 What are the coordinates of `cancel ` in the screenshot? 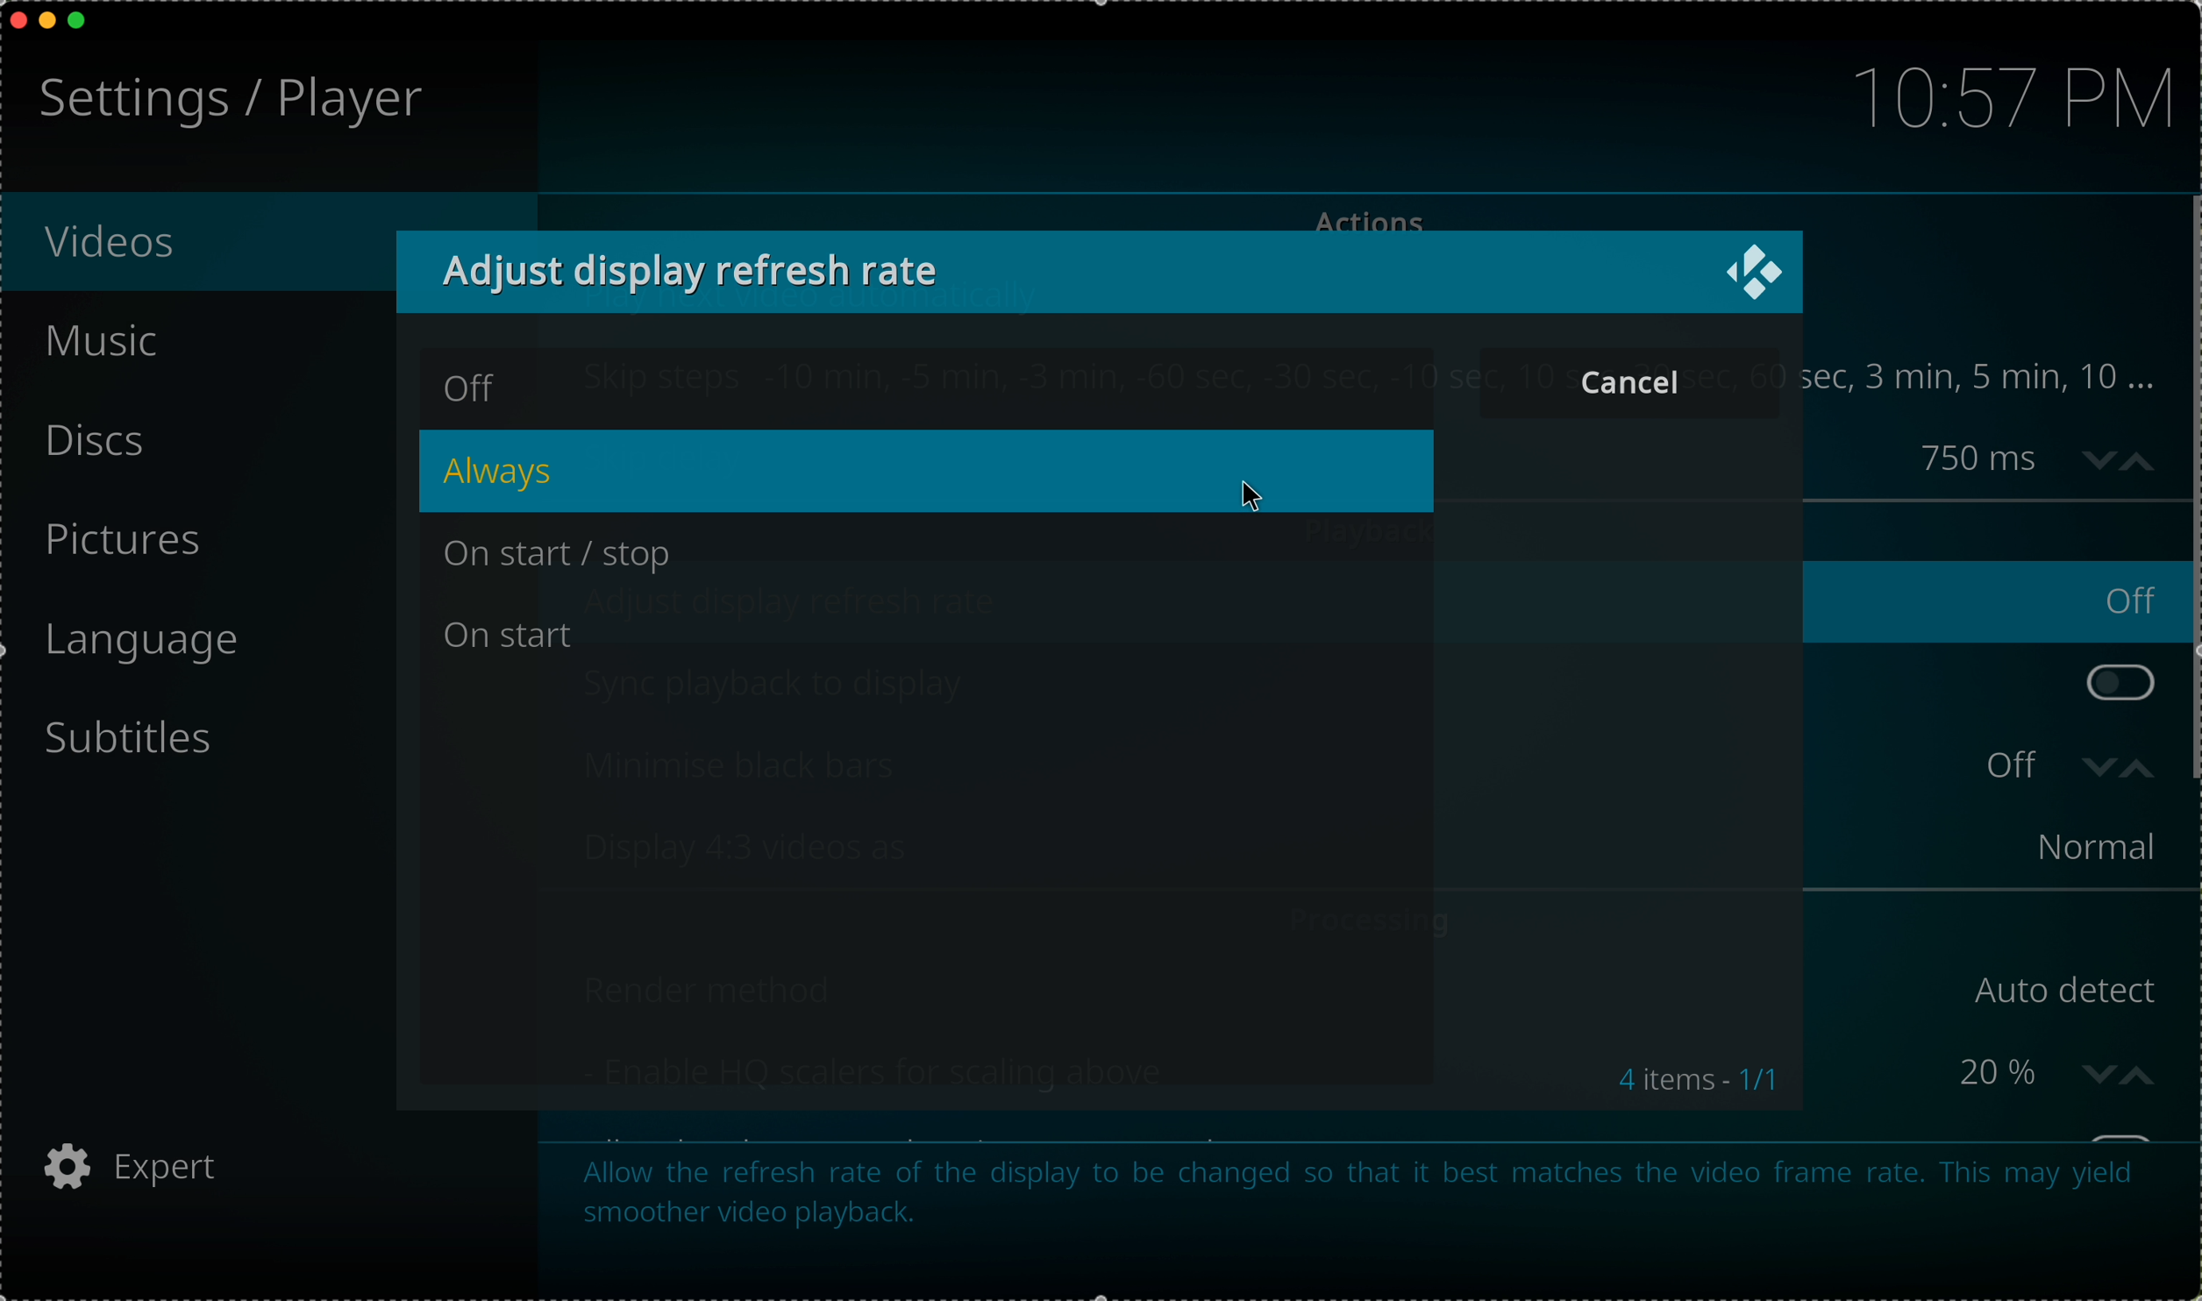 It's located at (1622, 380).